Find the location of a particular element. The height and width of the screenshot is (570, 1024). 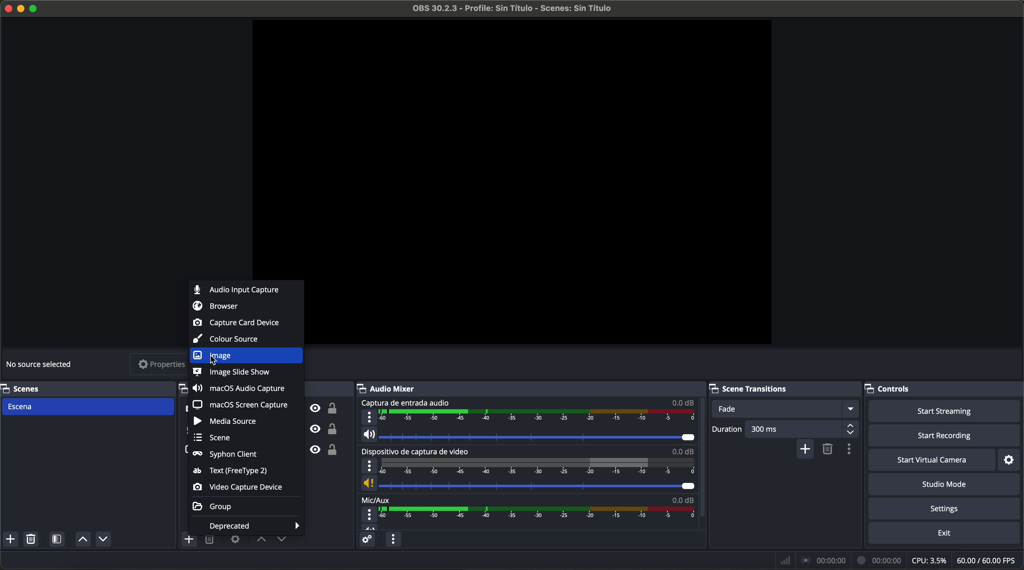

start recording is located at coordinates (946, 436).